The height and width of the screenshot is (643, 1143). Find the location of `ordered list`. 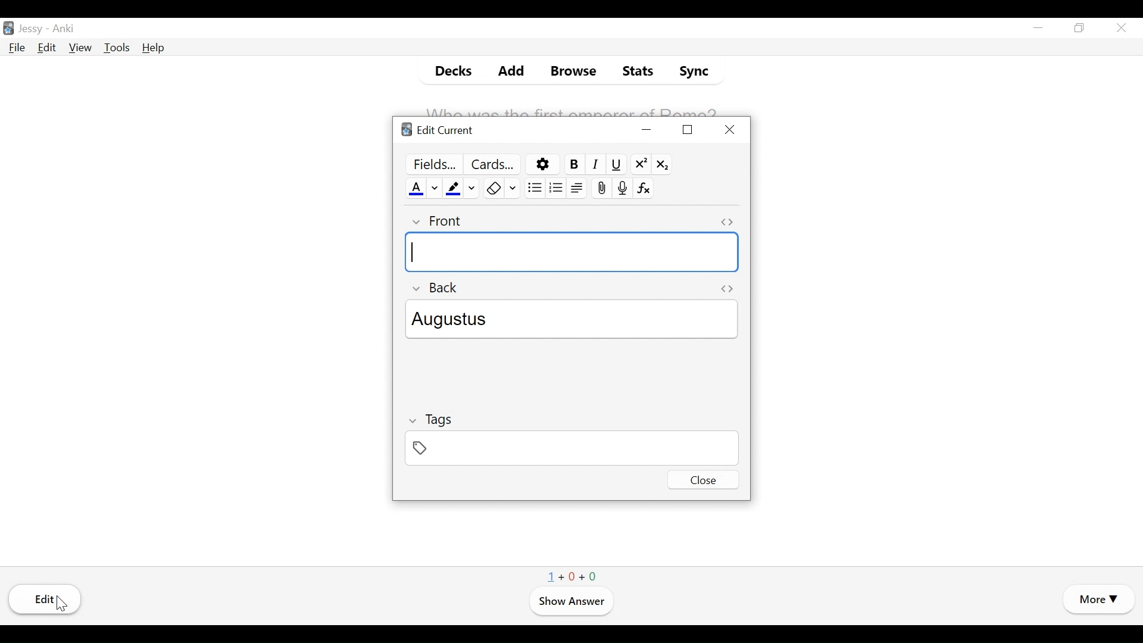

ordered list is located at coordinates (555, 187).